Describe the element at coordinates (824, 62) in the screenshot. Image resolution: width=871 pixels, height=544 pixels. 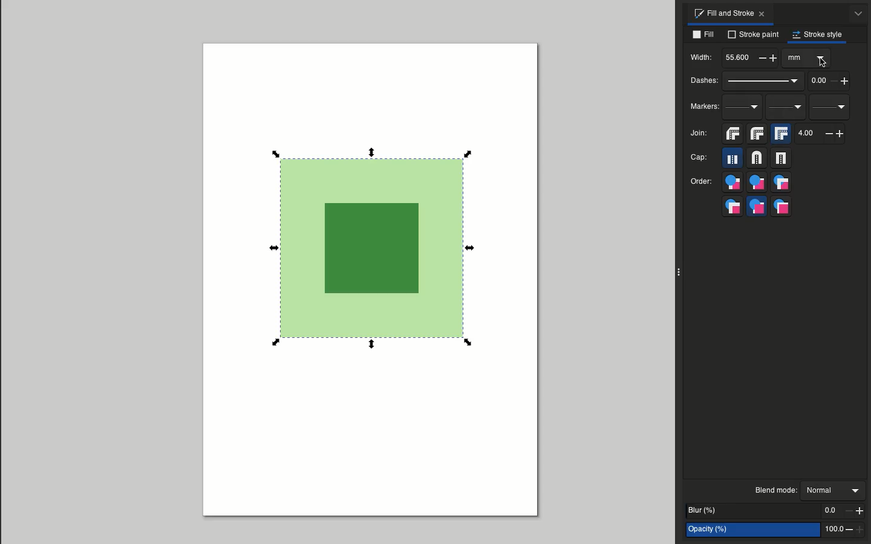
I see `Cursor` at that location.